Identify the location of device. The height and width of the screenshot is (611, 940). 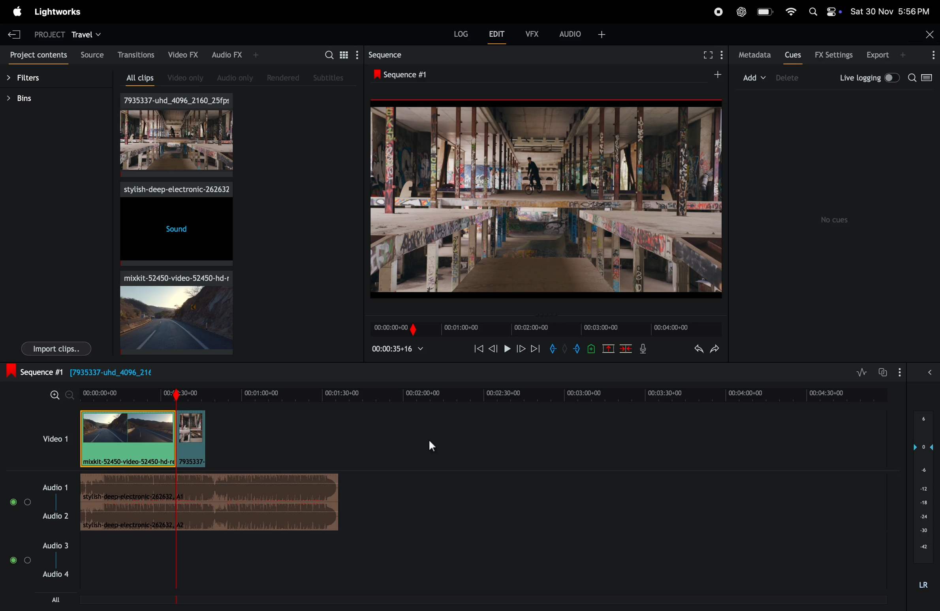
(794, 79).